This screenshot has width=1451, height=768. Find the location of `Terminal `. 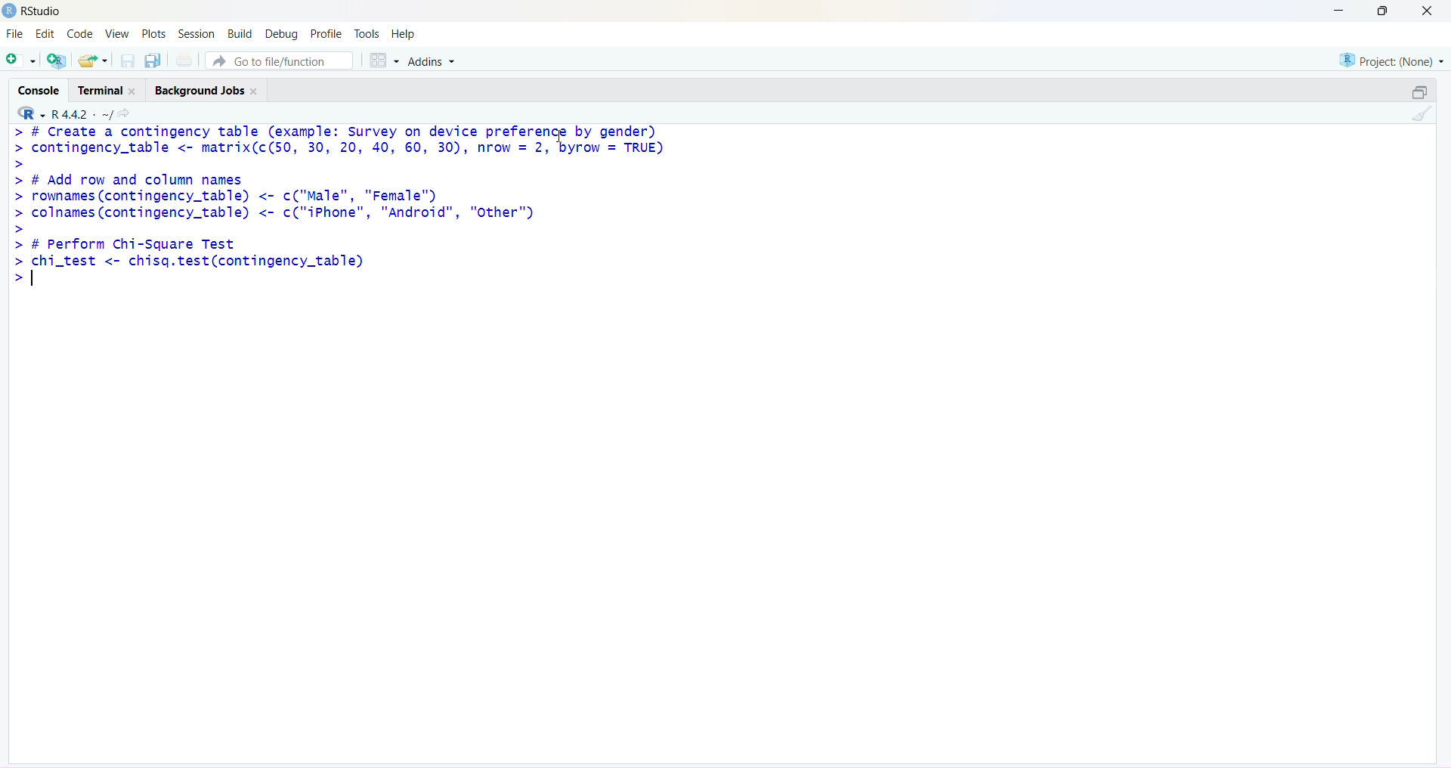

Terminal  is located at coordinates (100, 91).